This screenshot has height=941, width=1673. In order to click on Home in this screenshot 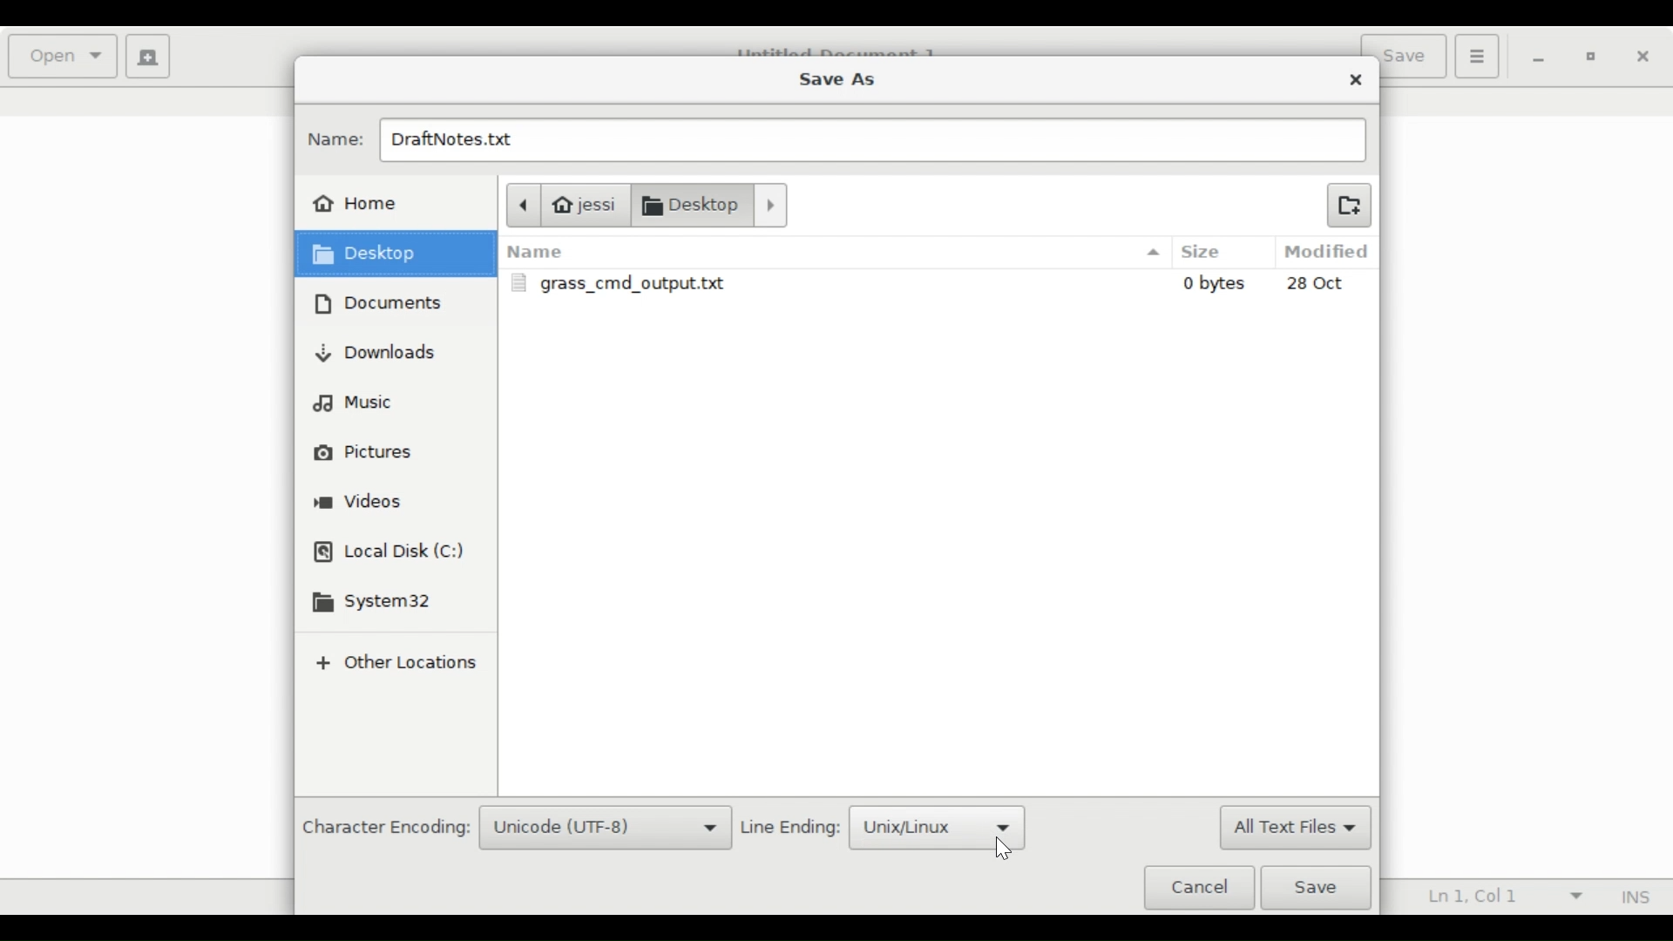, I will do `click(357, 201)`.